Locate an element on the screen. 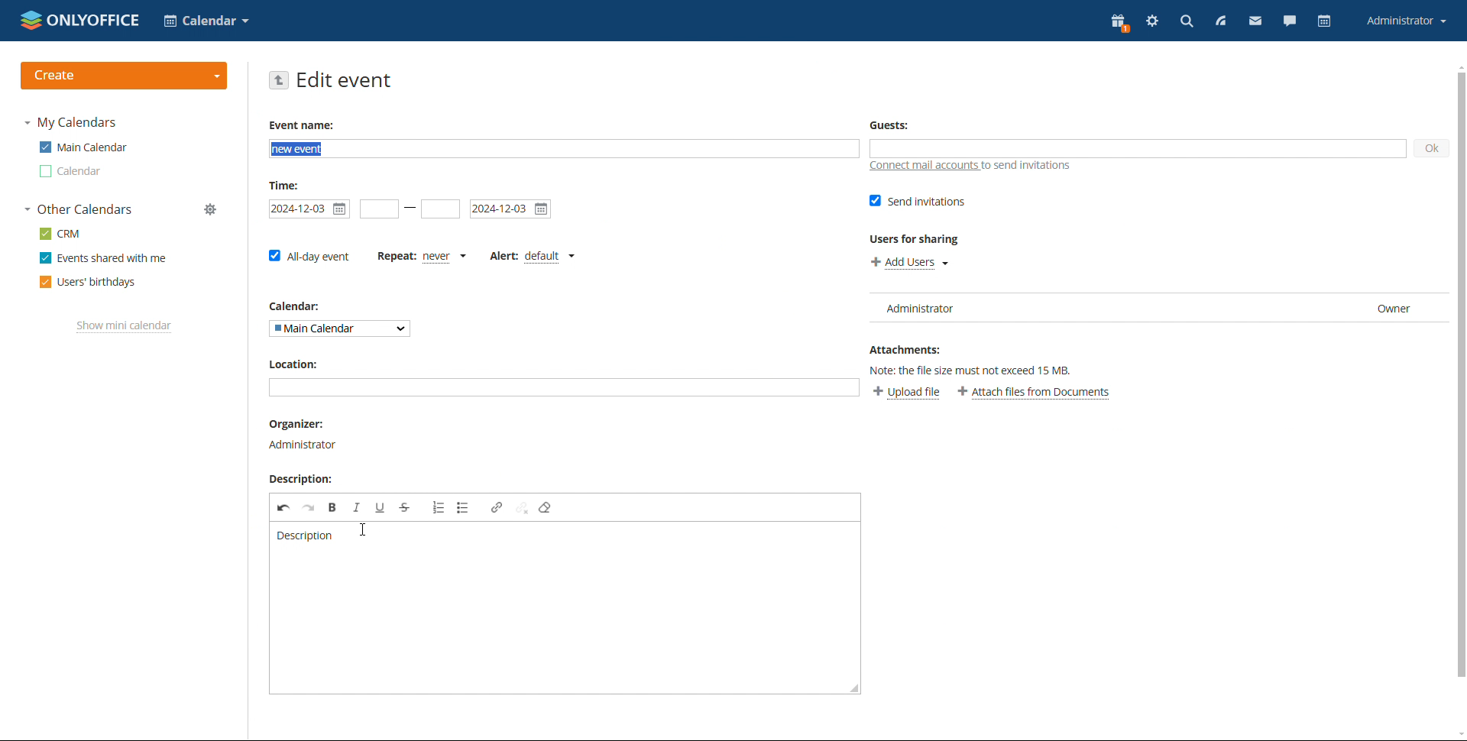 This screenshot has height=741, width=1467. send invitations is located at coordinates (918, 202).